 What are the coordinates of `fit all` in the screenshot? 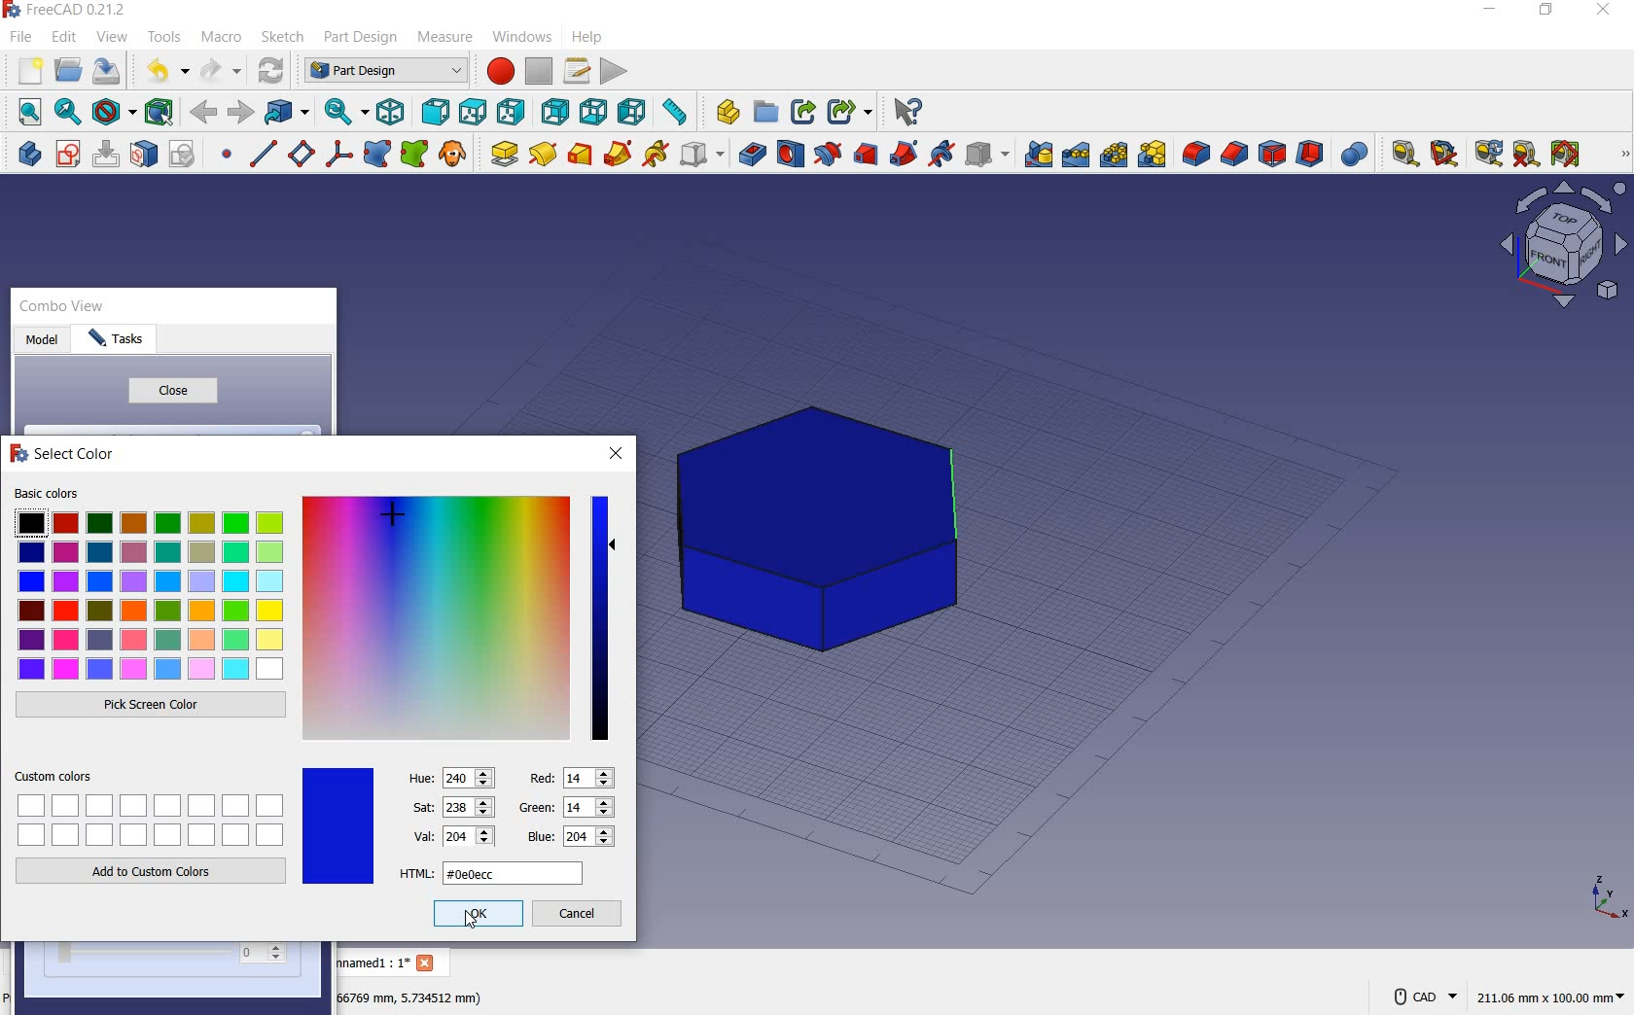 It's located at (25, 111).